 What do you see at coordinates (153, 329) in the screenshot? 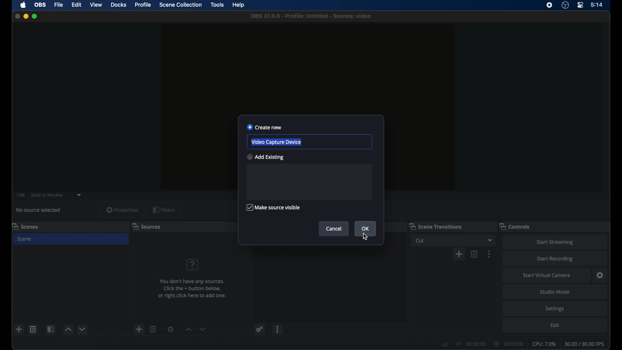
I see `delete` at bounding box center [153, 329].